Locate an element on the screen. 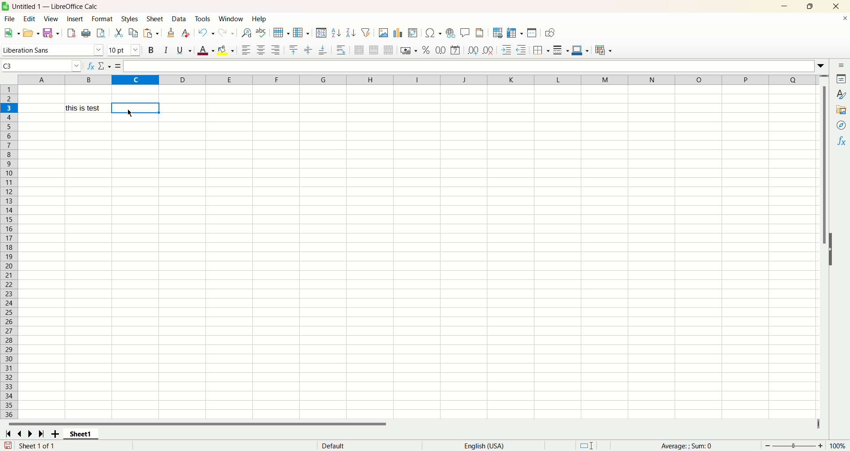 Image resolution: width=850 pixels, height=451 pixels. align center is located at coordinates (261, 49).